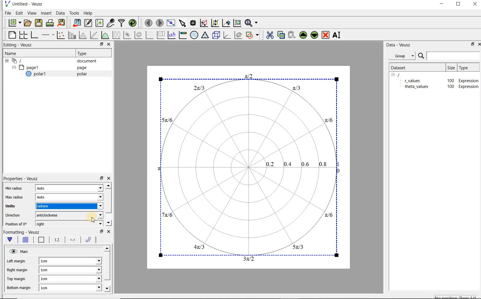 This screenshot has height=299, width=481. Describe the element at coordinates (23, 35) in the screenshot. I see `arrange graphs in a grid` at that location.